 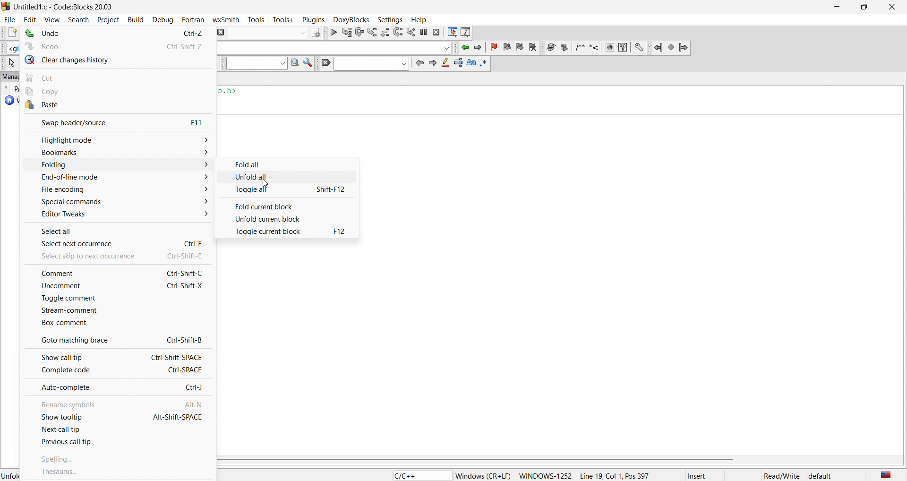 What do you see at coordinates (288, 218) in the screenshot?
I see `unfold current block` at bounding box center [288, 218].